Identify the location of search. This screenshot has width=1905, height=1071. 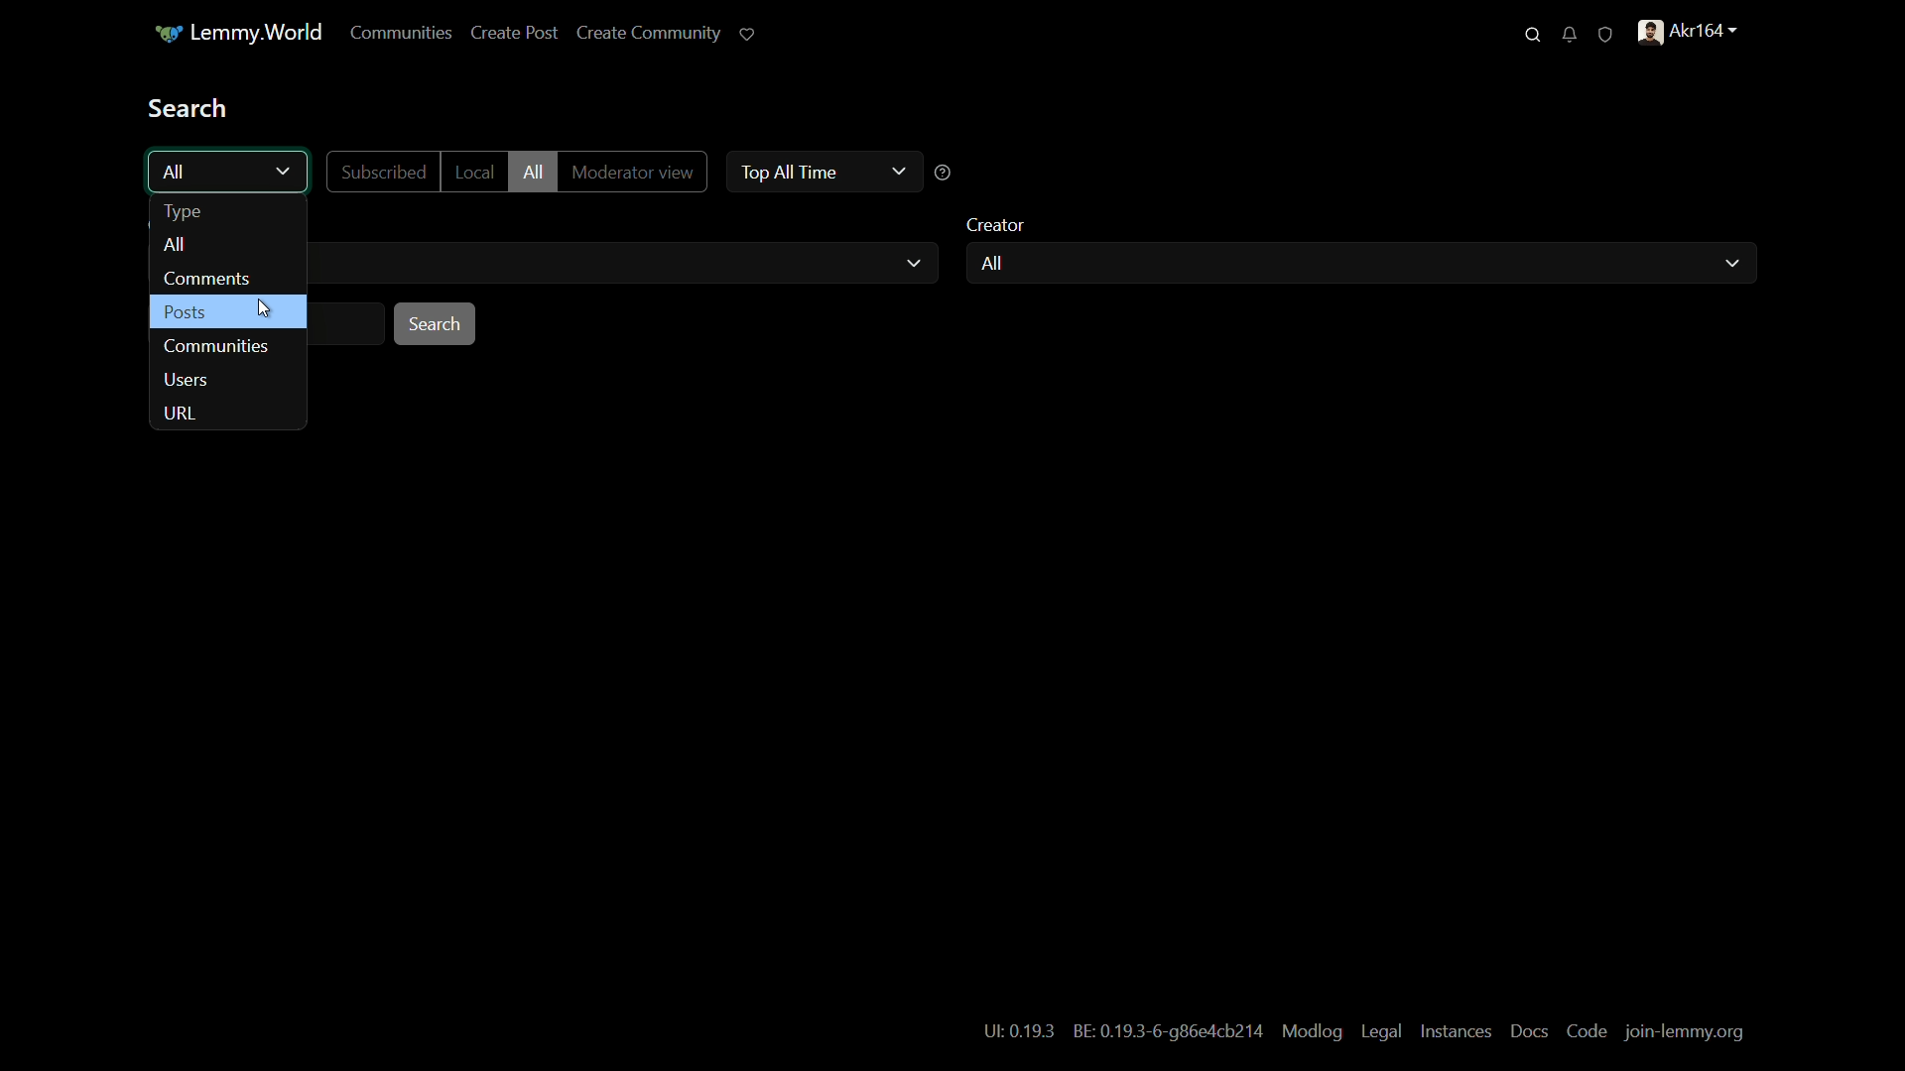
(1533, 35).